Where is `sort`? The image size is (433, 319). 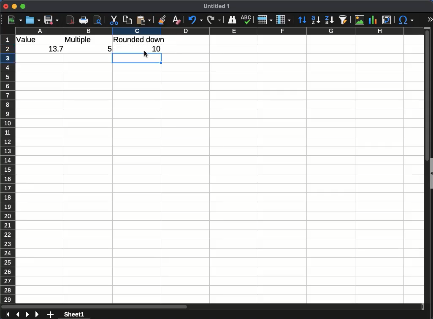 sort is located at coordinates (302, 20).